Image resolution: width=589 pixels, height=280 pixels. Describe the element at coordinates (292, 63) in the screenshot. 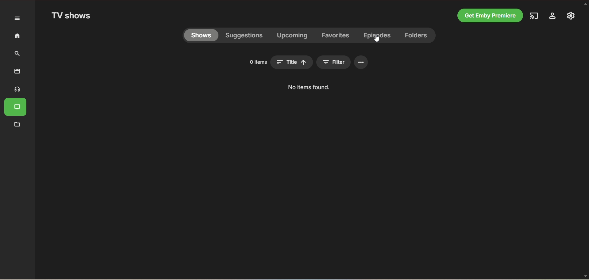

I see `title` at that location.